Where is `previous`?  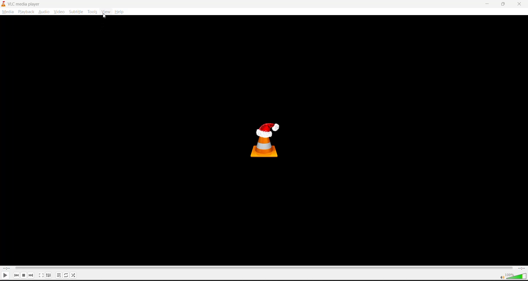
previous is located at coordinates (16, 275).